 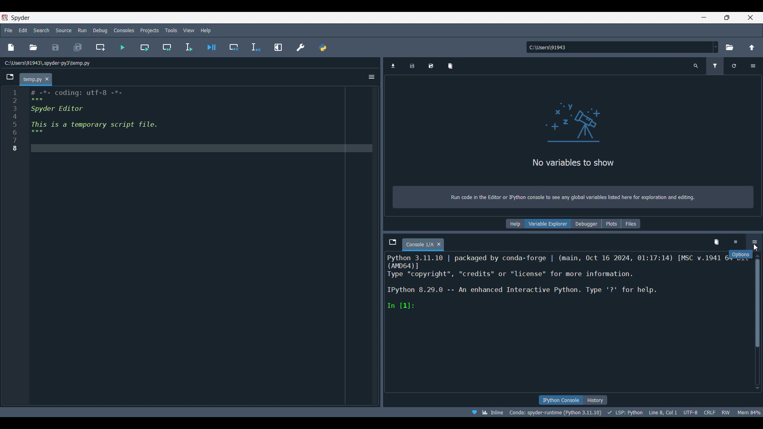 What do you see at coordinates (727, 17) in the screenshot?
I see `Show interface in a smaller tab` at bounding box center [727, 17].